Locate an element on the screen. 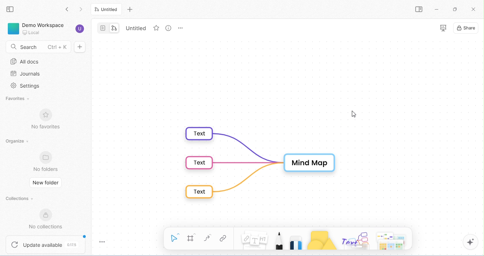 This screenshot has width=484, height=256. edgeless mode is located at coordinates (114, 27).